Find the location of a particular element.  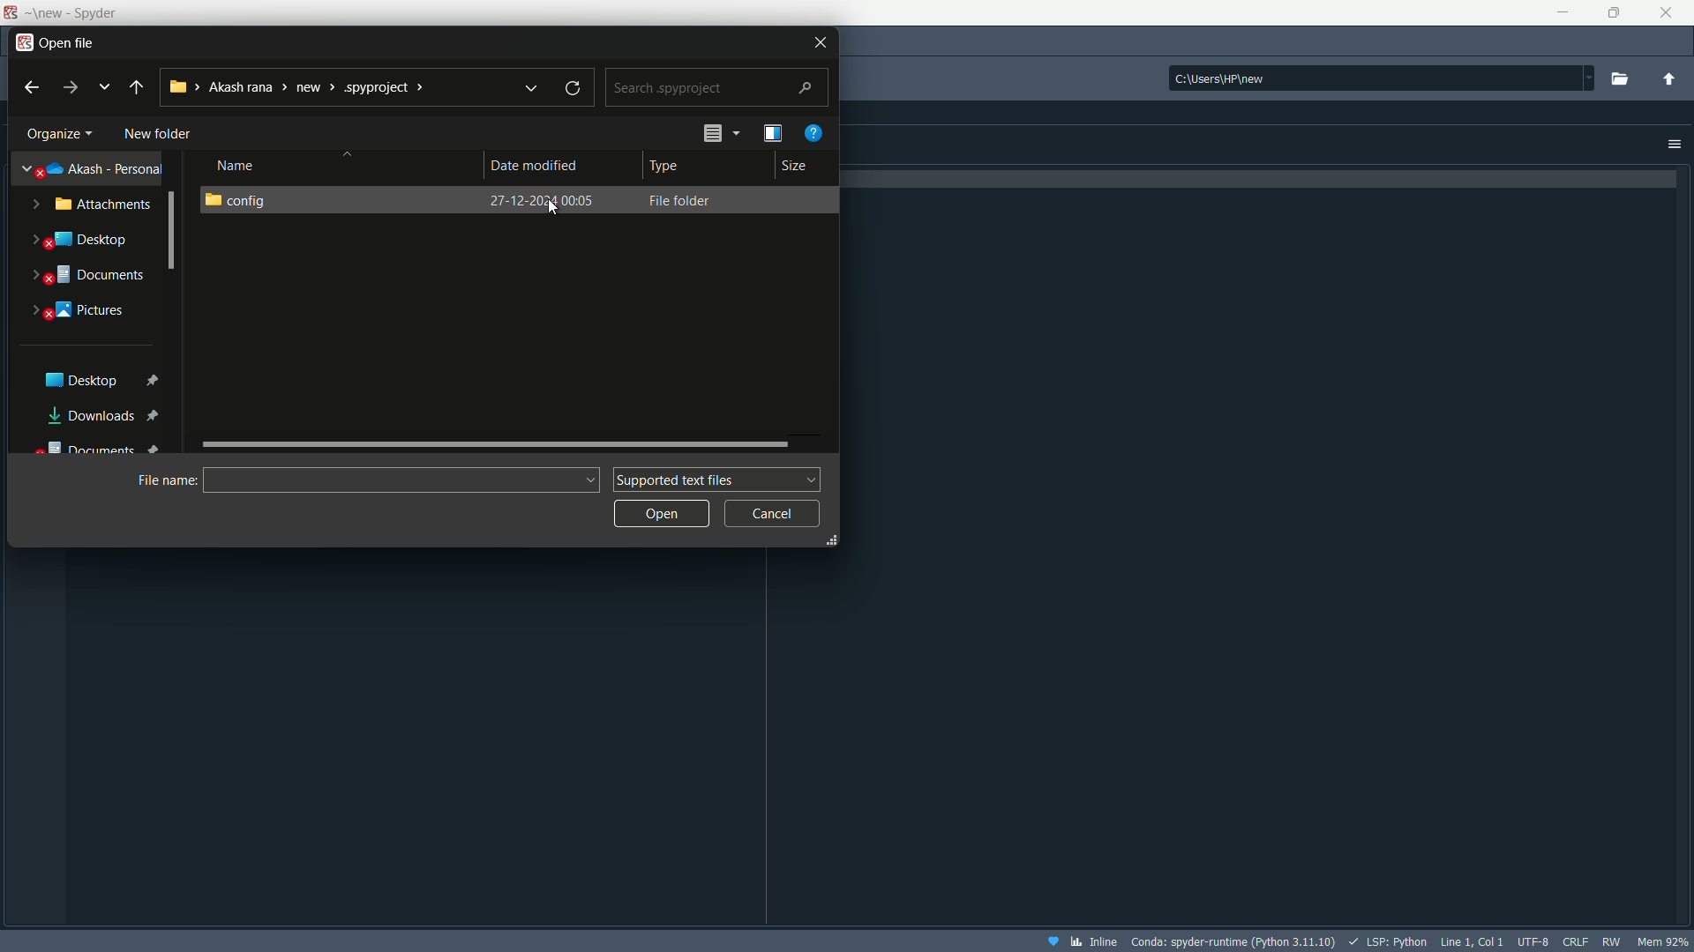

directory is located at coordinates (1382, 76).